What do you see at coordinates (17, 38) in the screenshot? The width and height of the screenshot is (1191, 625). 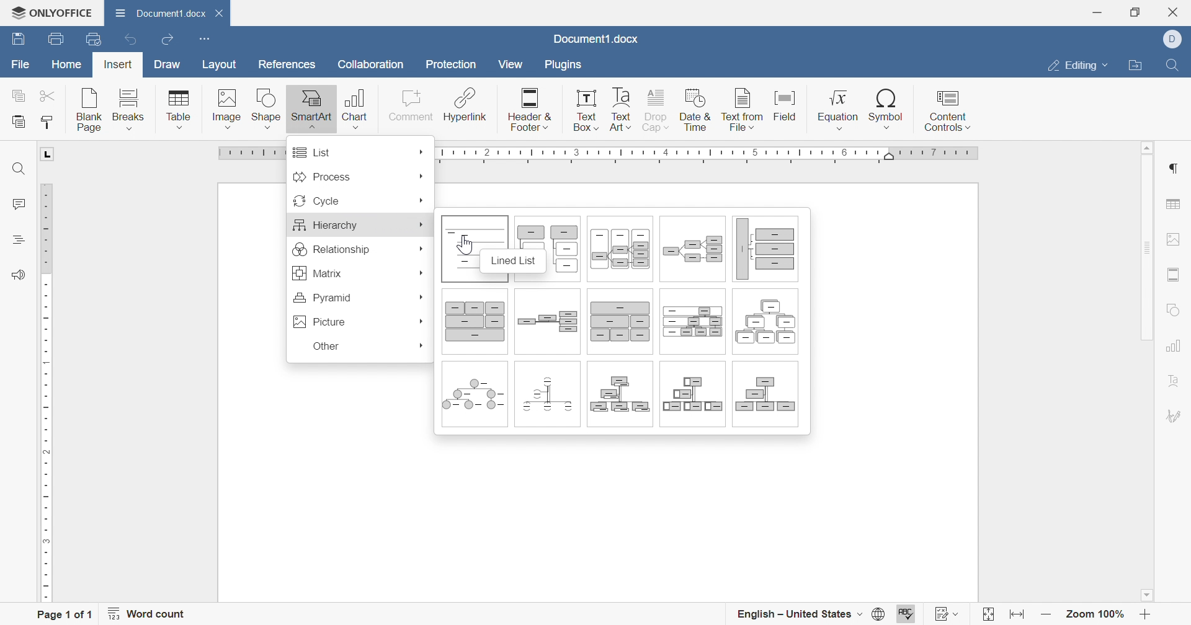 I see `Save` at bounding box center [17, 38].